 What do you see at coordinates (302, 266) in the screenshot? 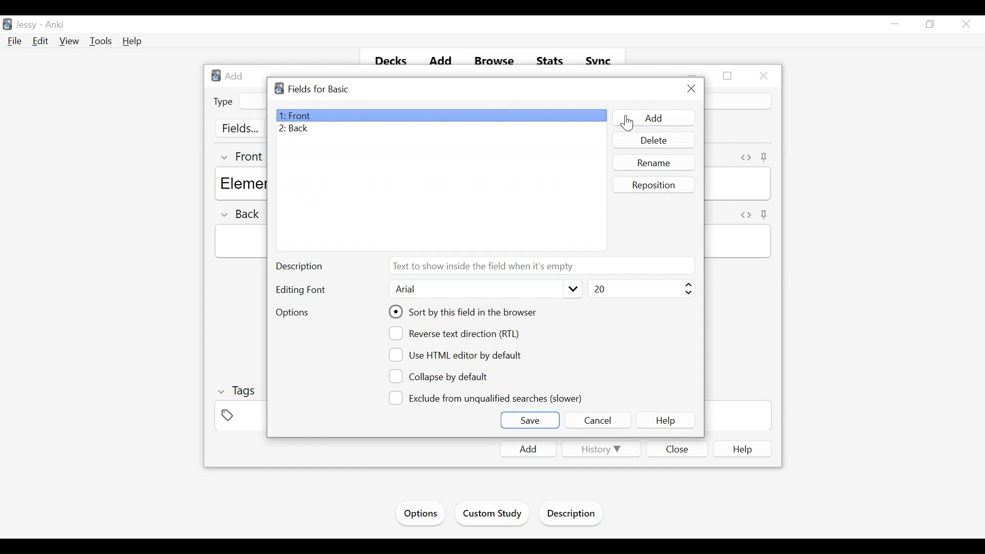
I see `Description` at bounding box center [302, 266].